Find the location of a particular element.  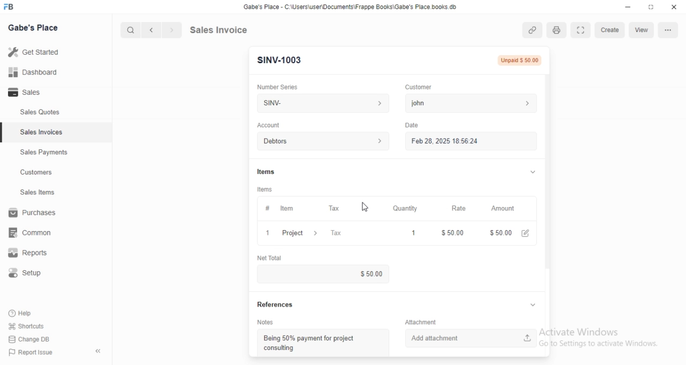

Submit is located at coordinates (639, 29).